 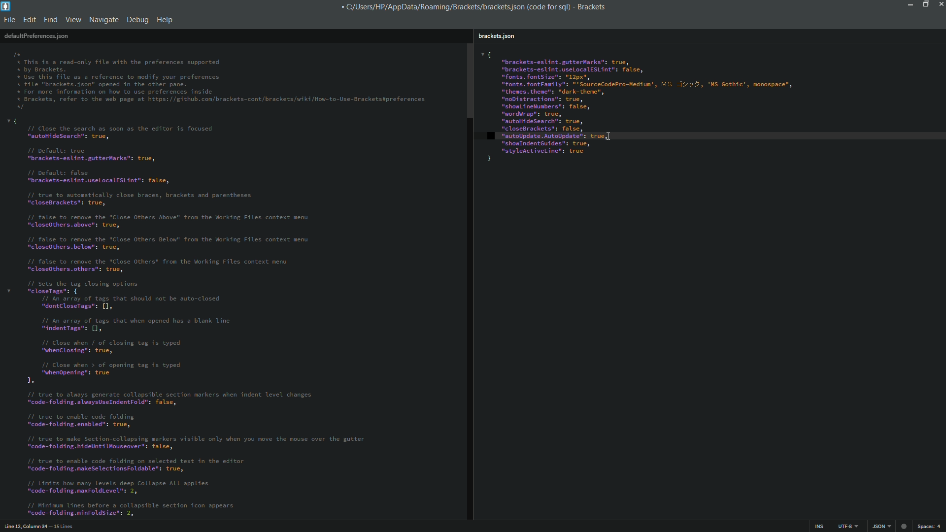 What do you see at coordinates (880, 526) in the screenshot?
I see `JSON` at bounding box center [880, 526].